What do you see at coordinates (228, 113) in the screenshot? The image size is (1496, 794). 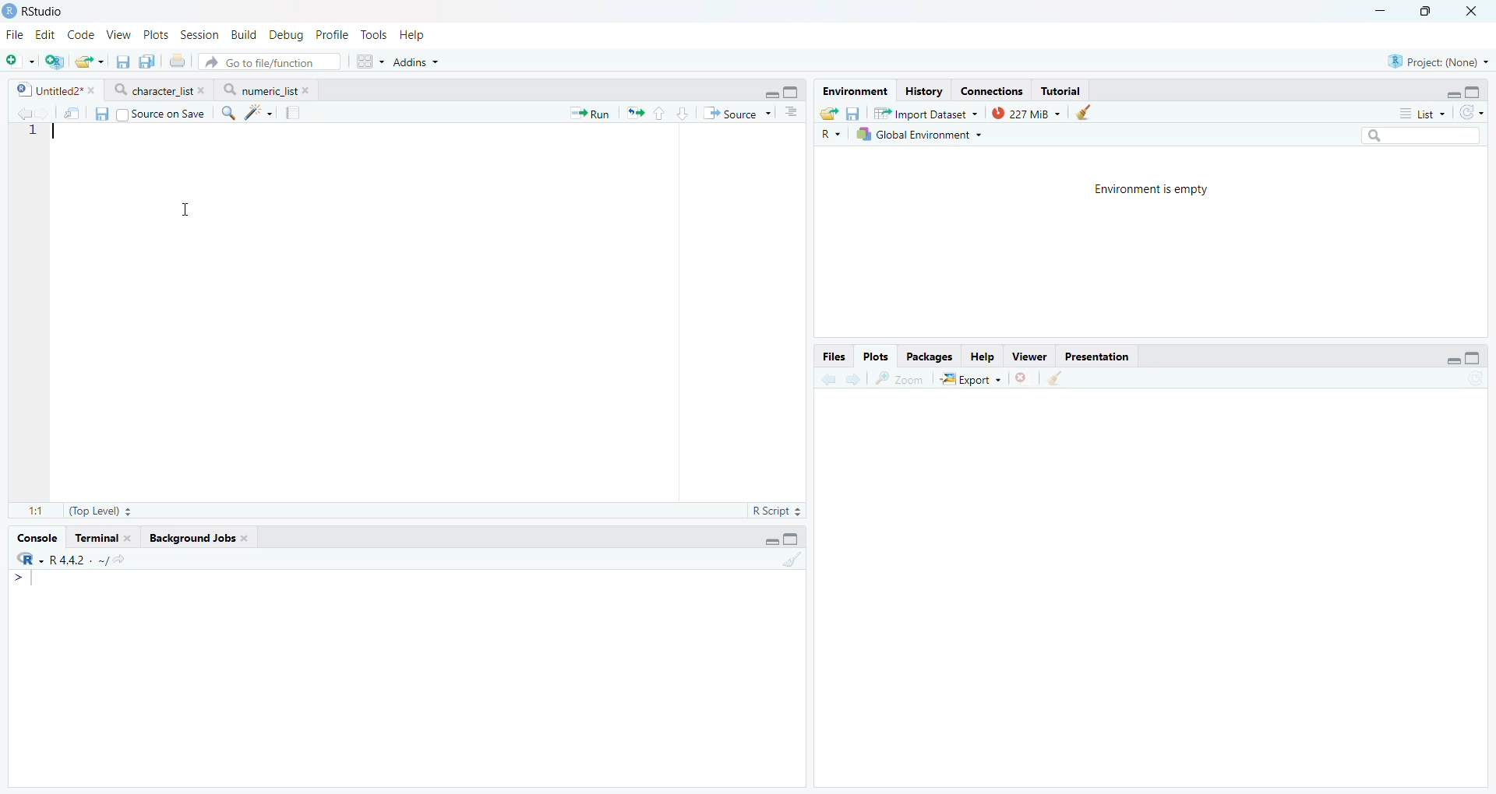 I see `Find/Replace` at bounding box center [228, 113].